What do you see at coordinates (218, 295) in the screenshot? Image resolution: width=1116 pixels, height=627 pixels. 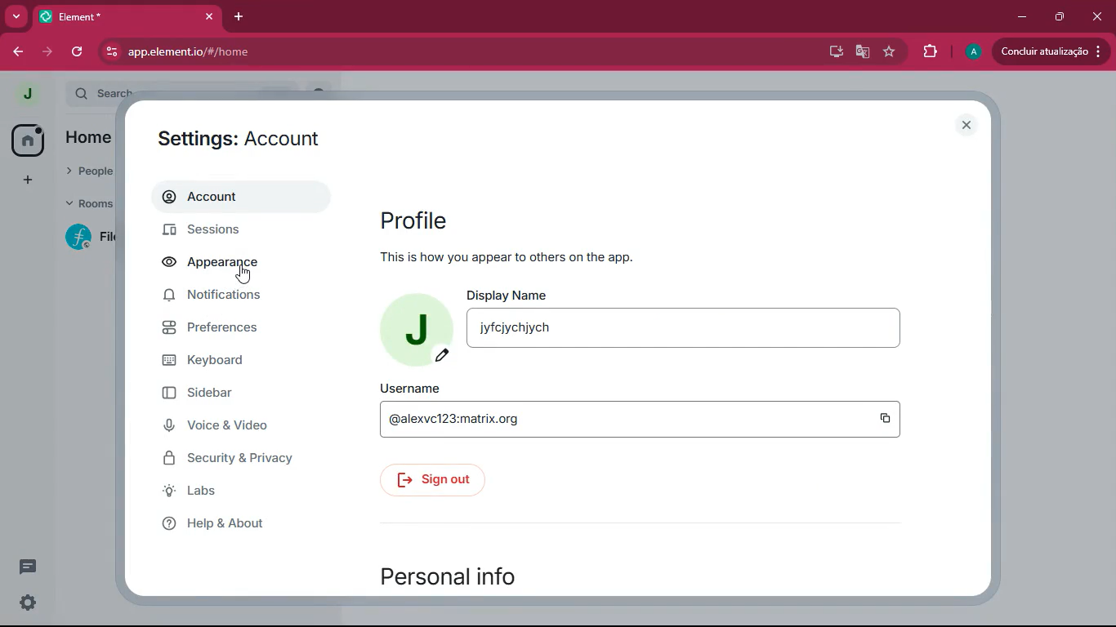 I see `Notifications` at bounding box center [218, 295].